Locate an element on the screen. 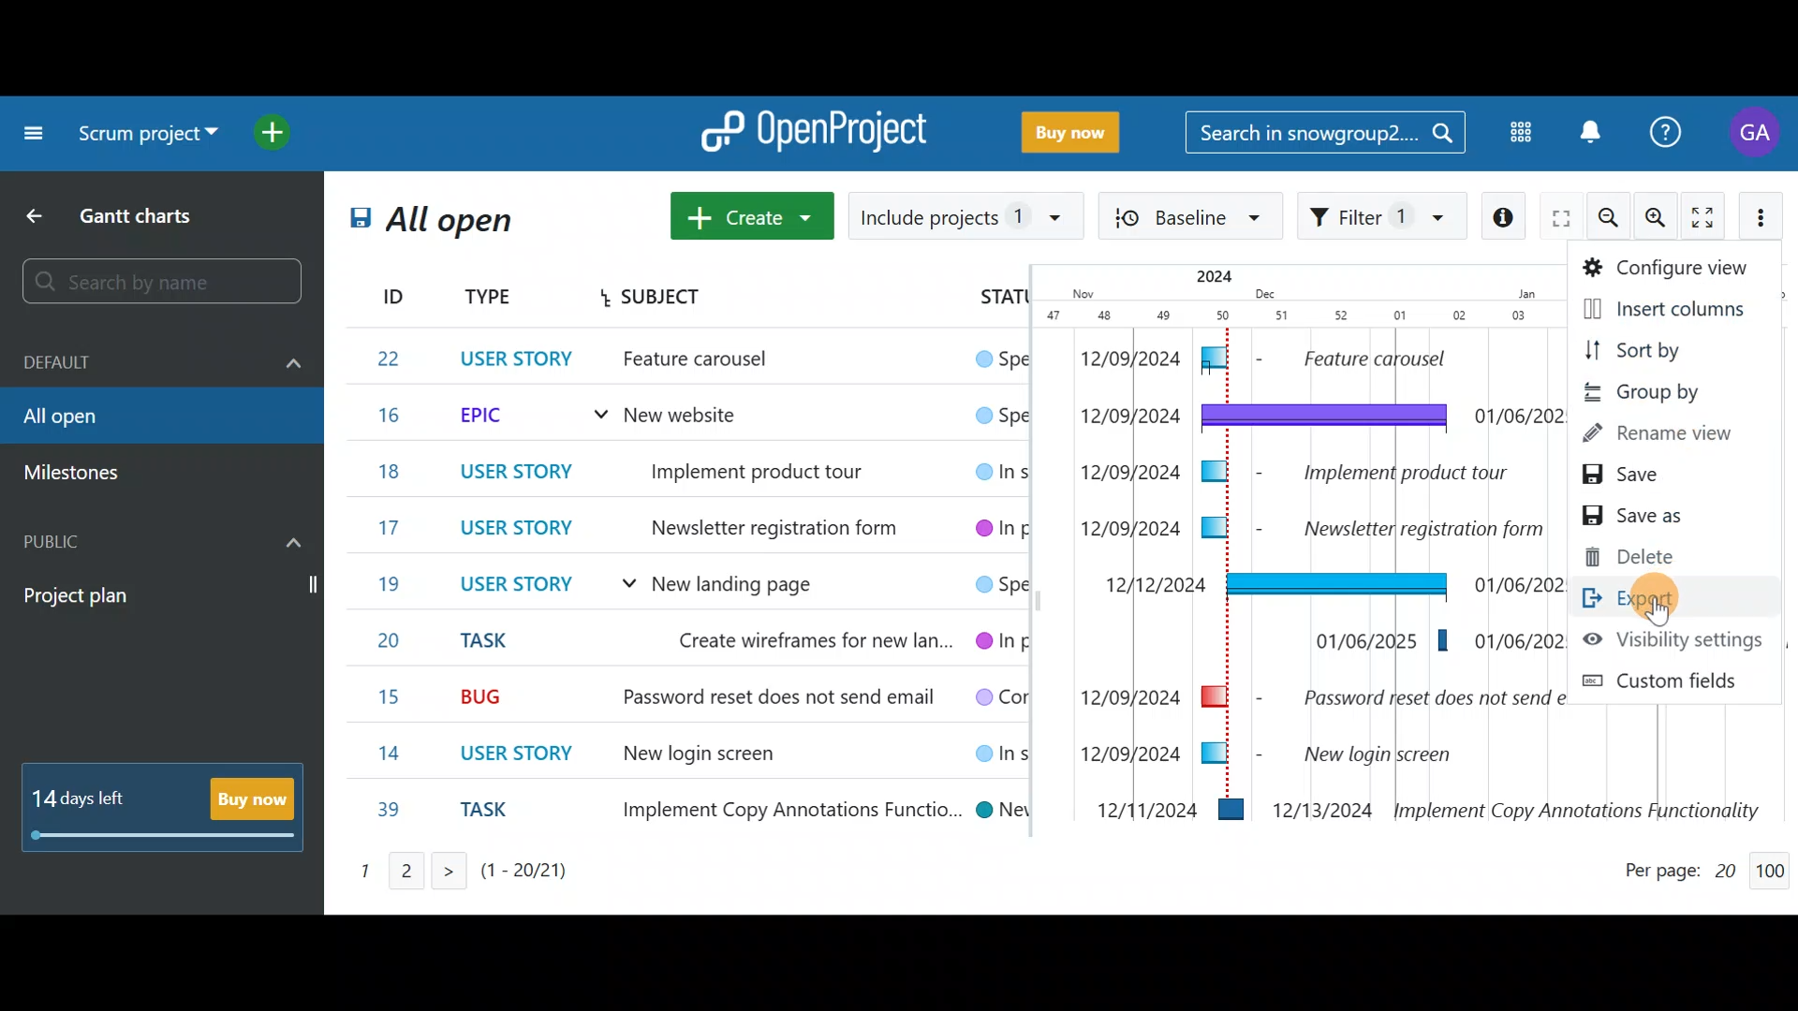  BUG is located at coordinates (487, 694).